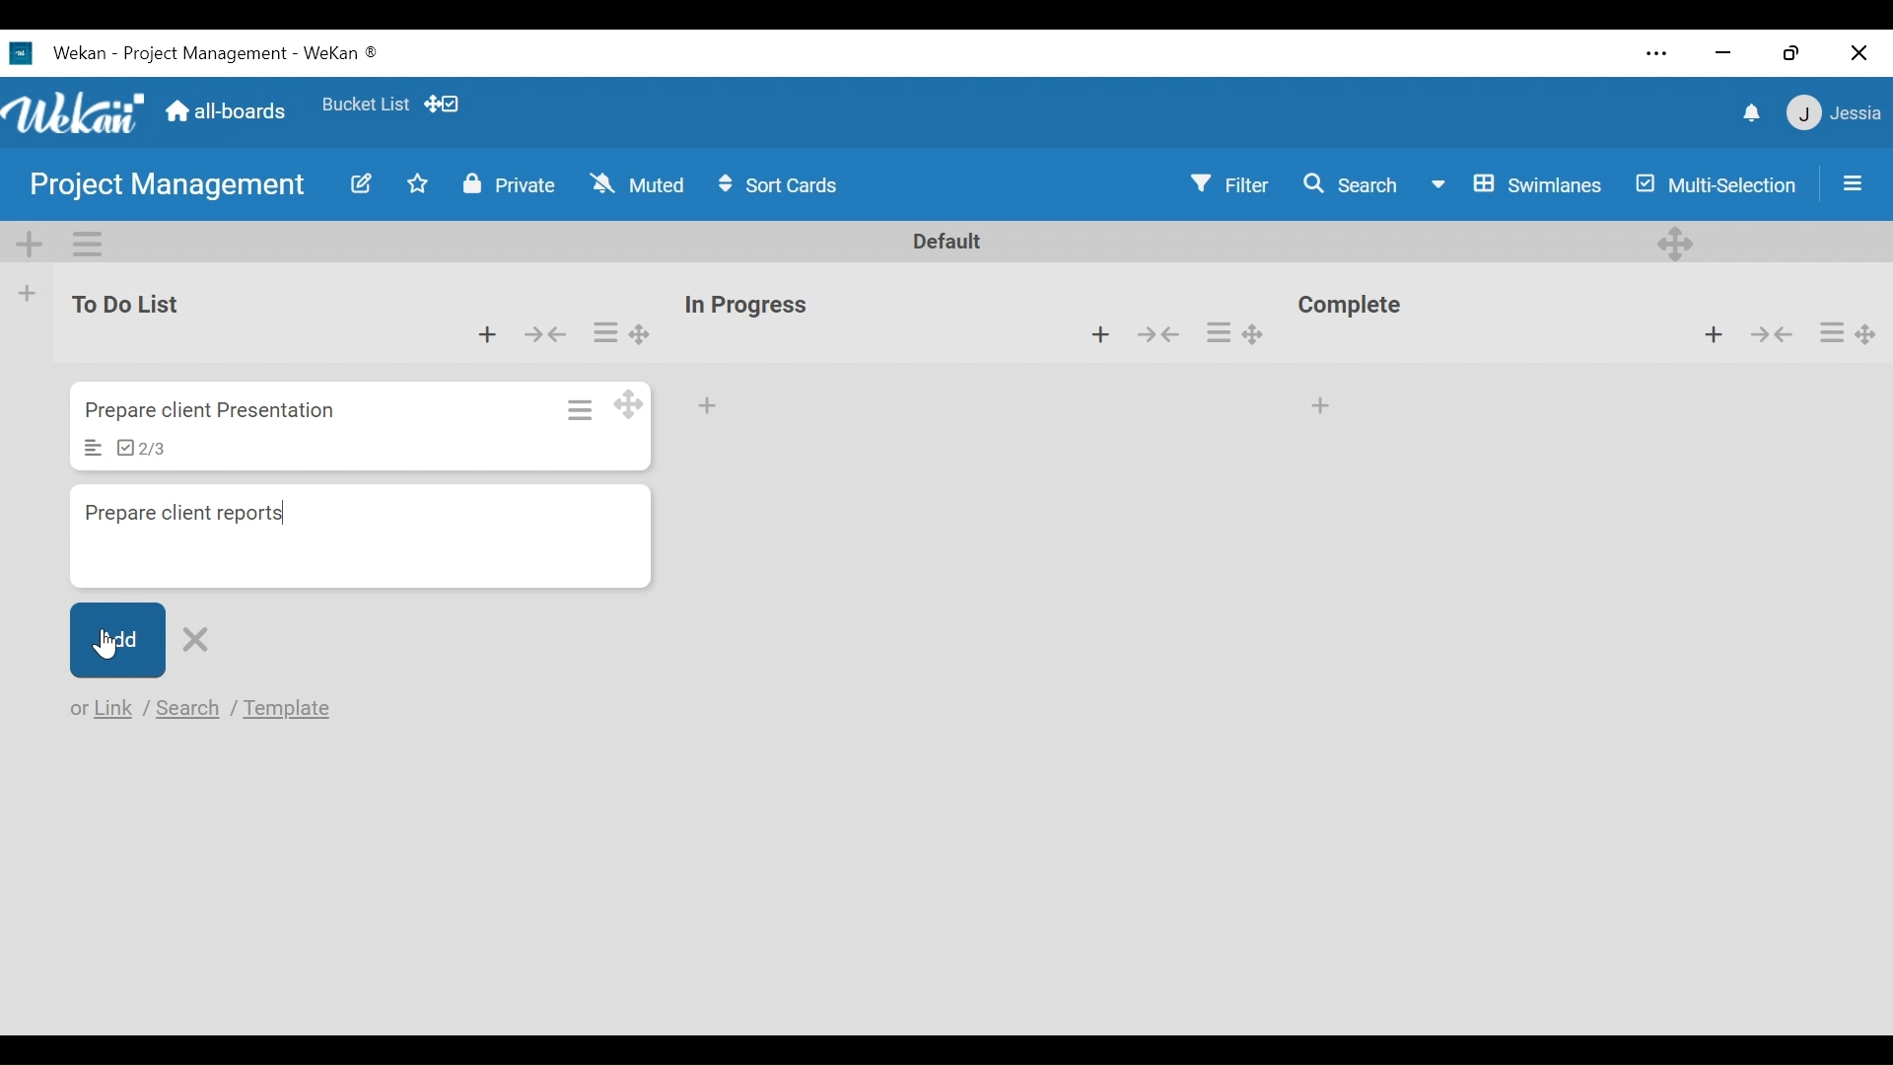 Image resolution: width=1893 pixels, height=1065 pixels. What do you see at coordinates (637, 334) in the screenshot?
I see `Desktop drag handles` at bounding box center [637, 334].